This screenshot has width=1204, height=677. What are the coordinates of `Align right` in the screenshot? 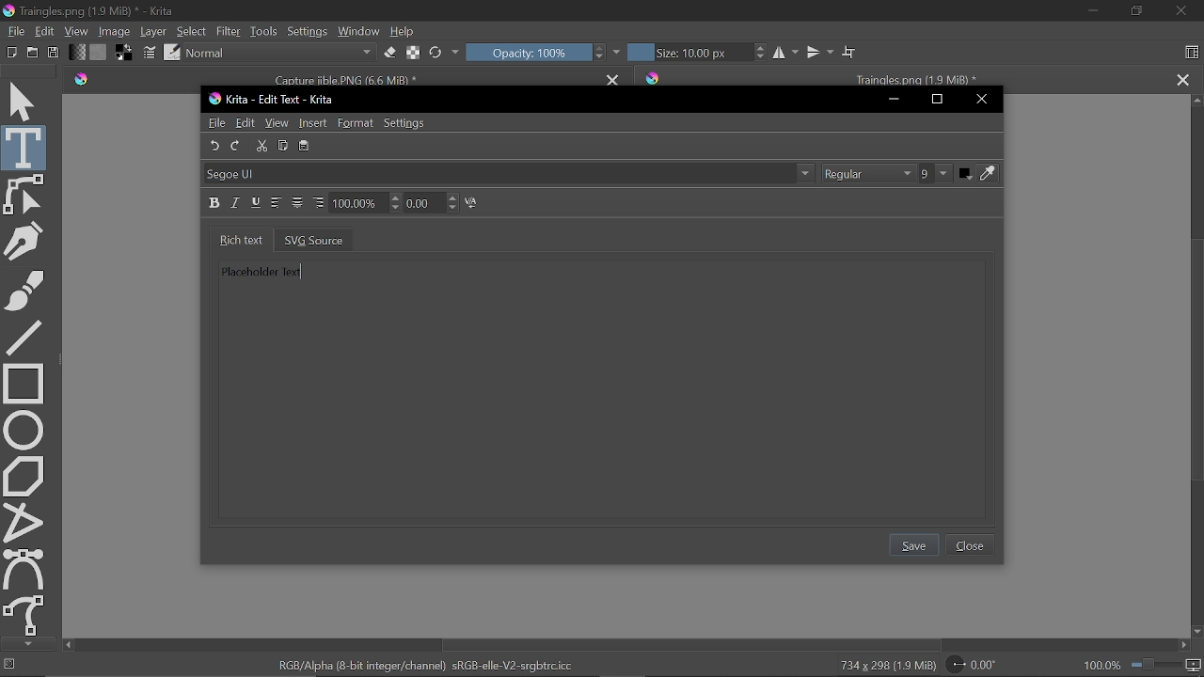 It's located at (317, 202).